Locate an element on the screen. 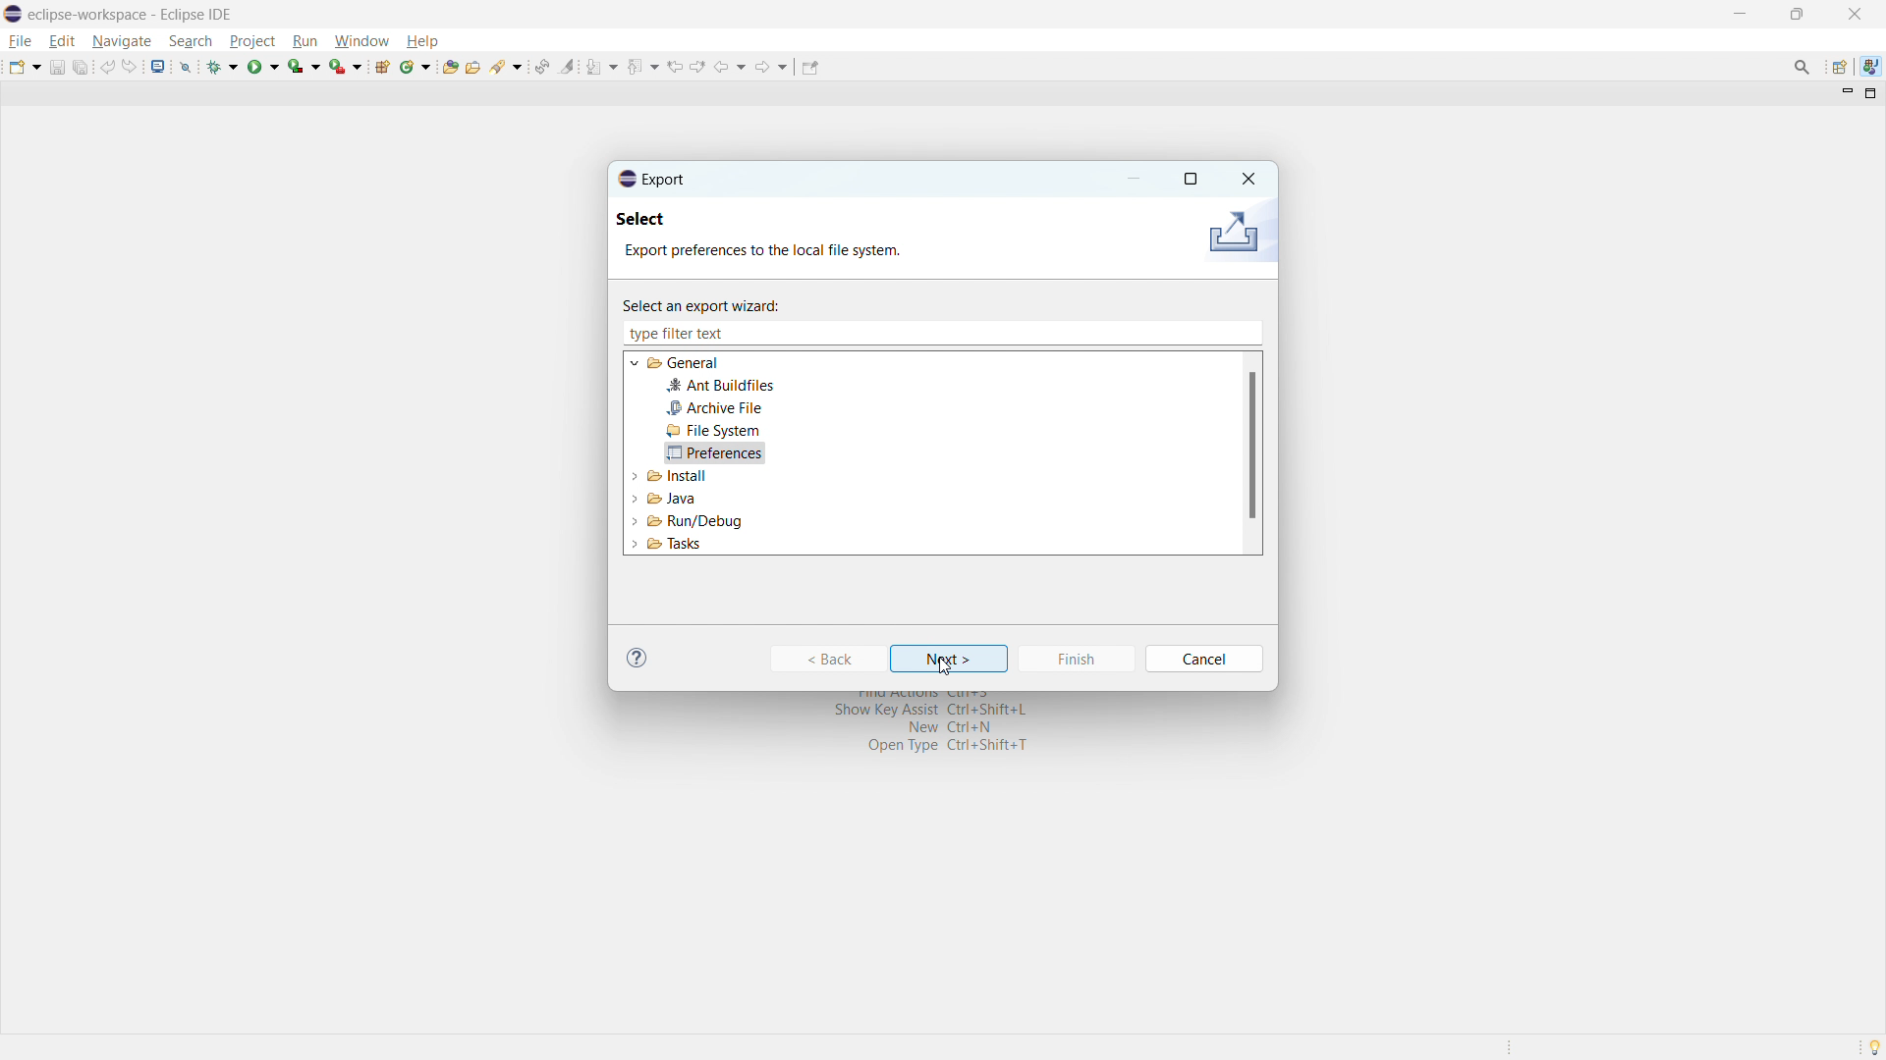 Image resolution: width=1886 pixels, height=1060 pixels. open type is located at coordinates (449, 66).